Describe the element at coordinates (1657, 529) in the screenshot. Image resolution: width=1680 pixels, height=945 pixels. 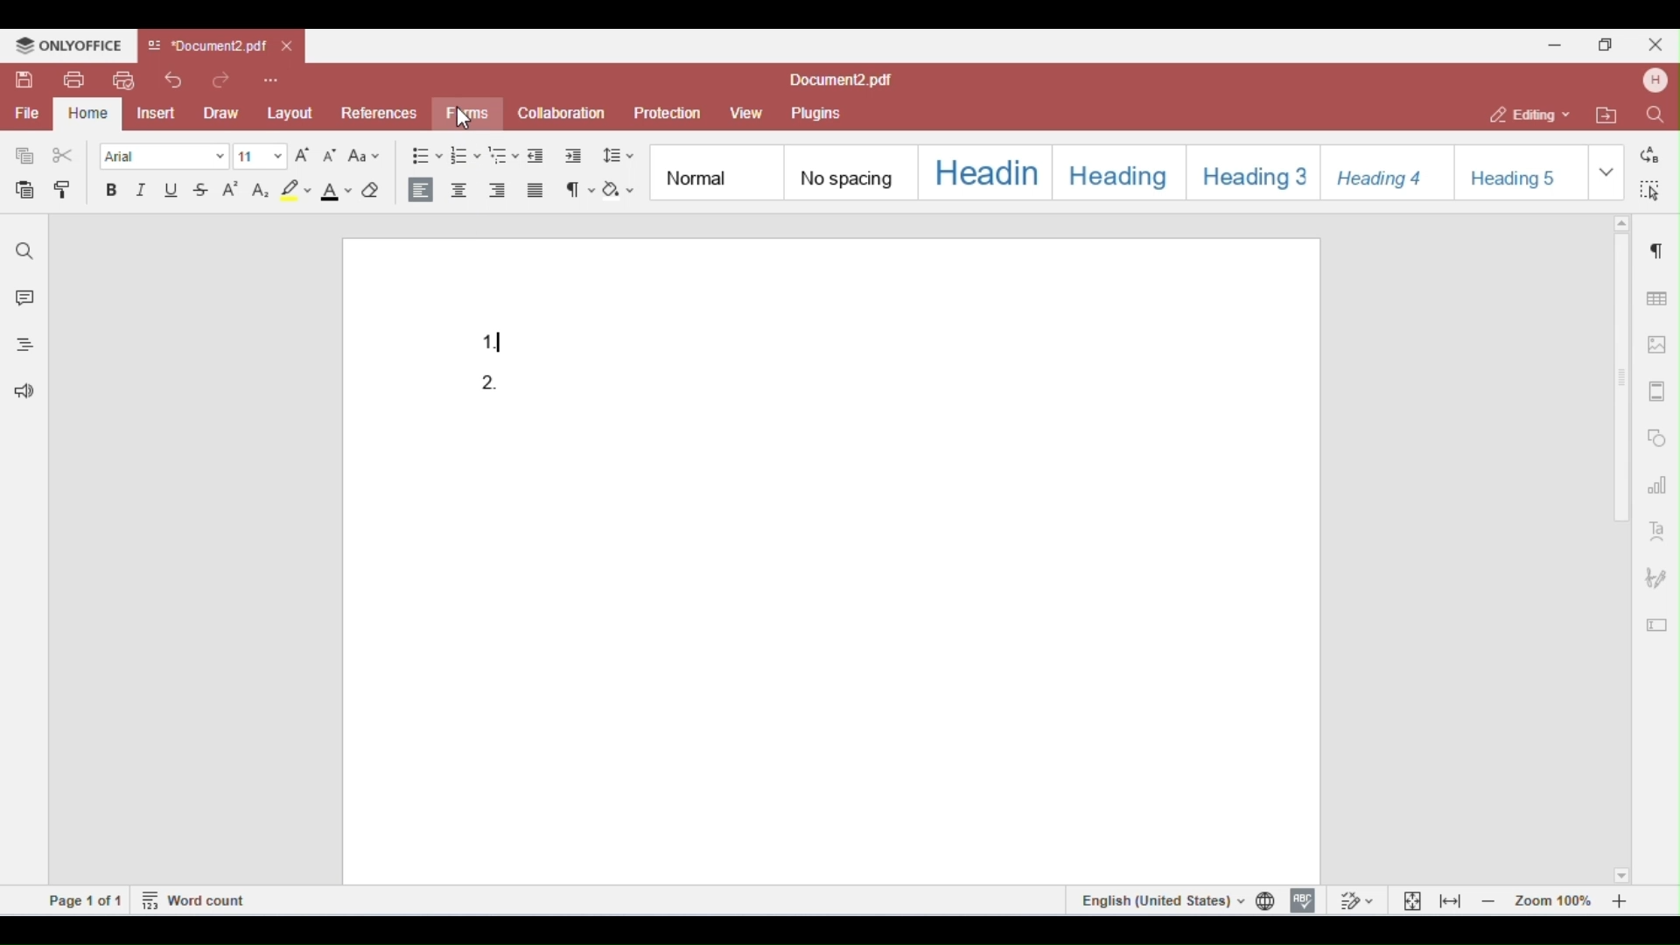
I see `text settings` at that location.